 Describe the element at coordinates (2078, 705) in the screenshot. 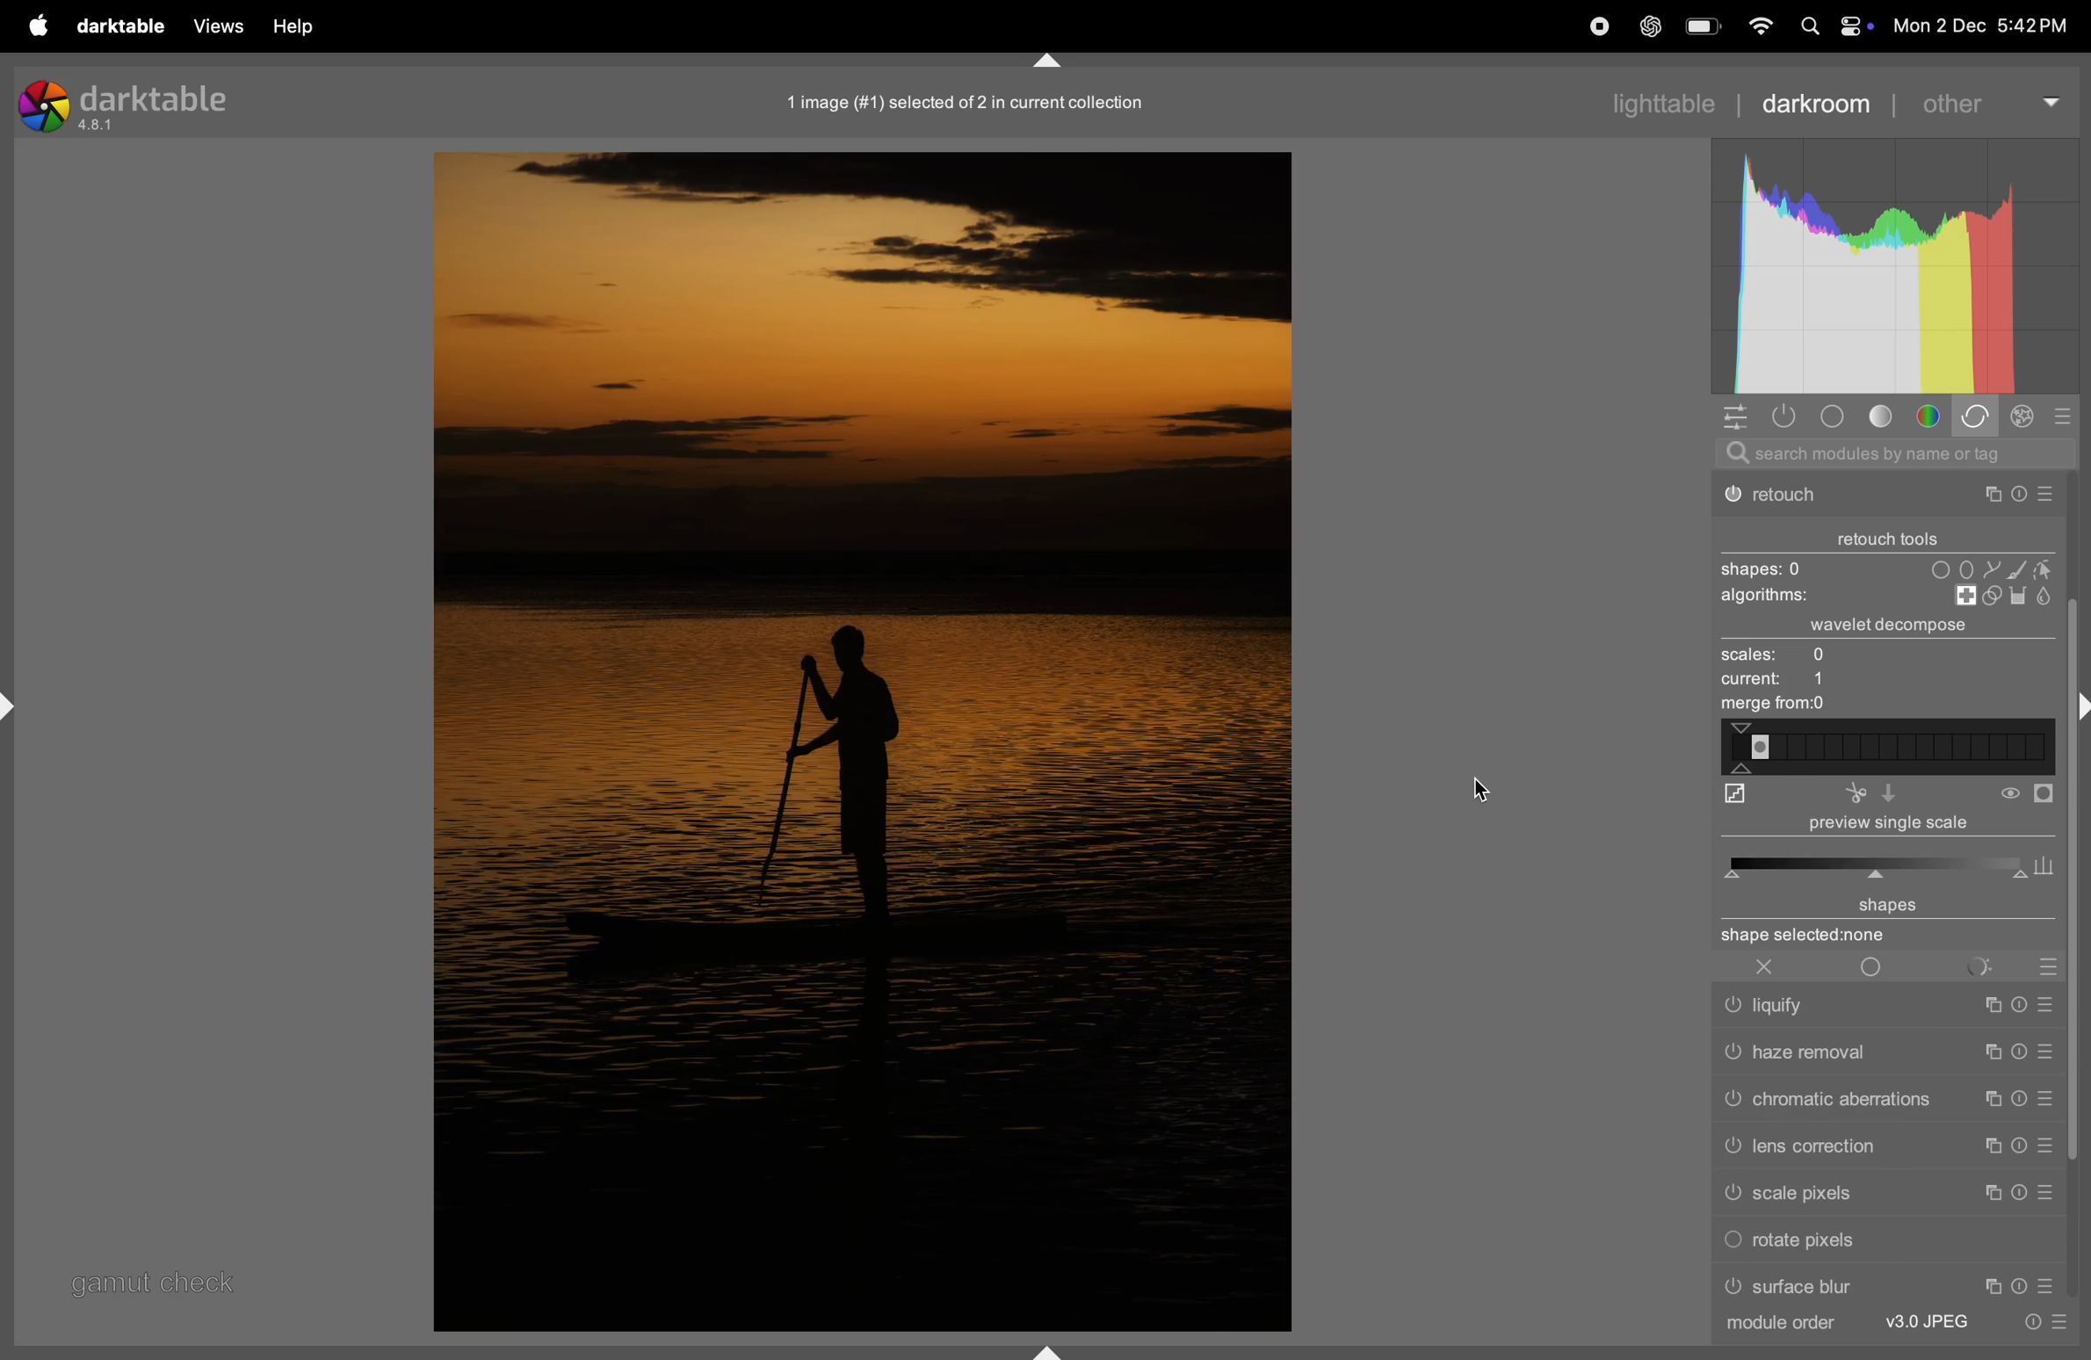

I see `collapse` at that location.